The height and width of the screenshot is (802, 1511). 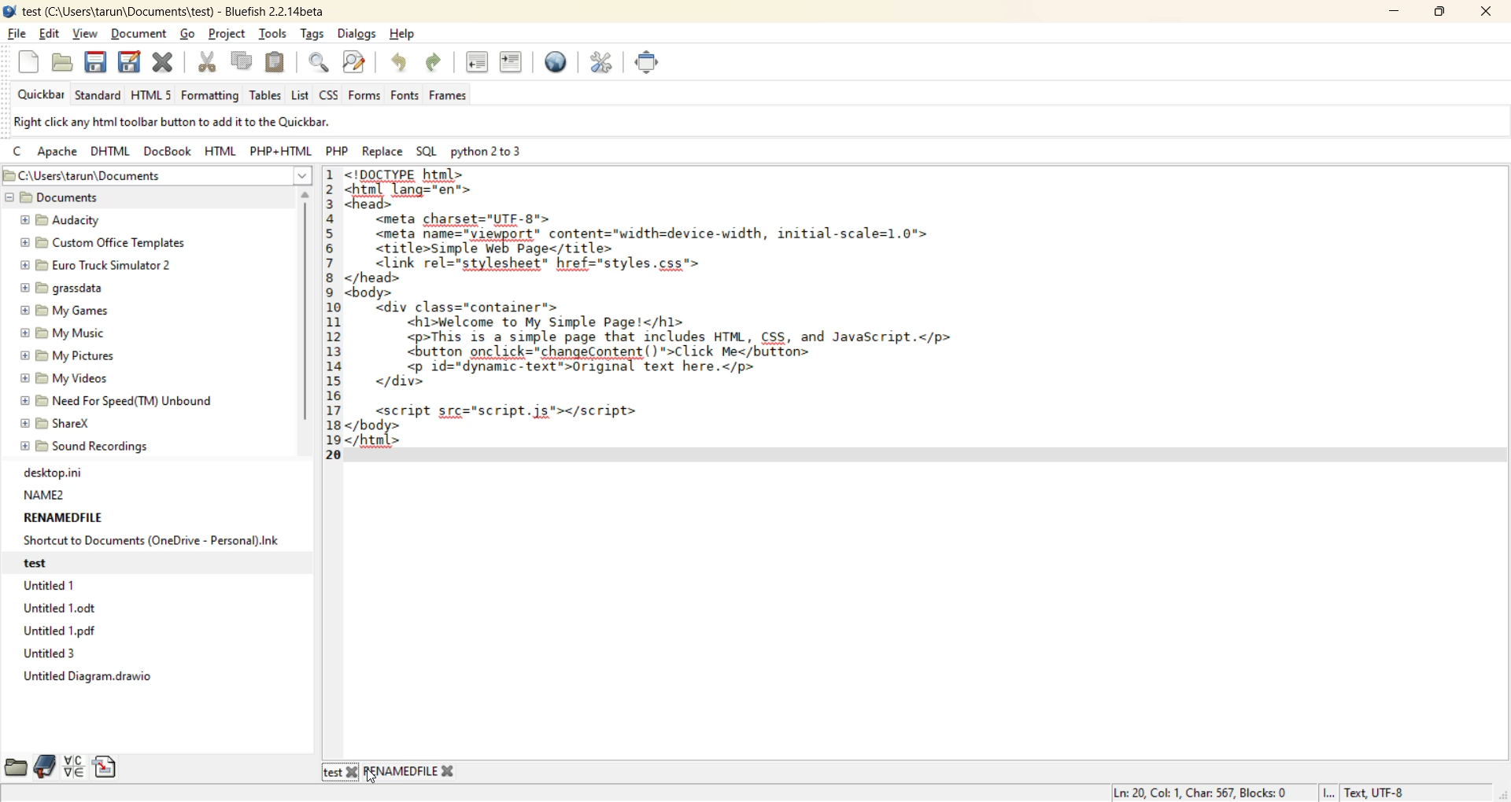 I want to click on indent, so click(x=508, y=61).